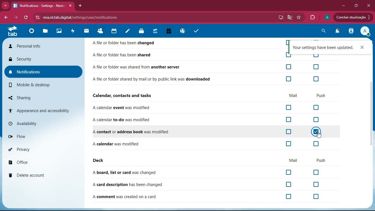 The width and height of the screenshot is (375, 211). Describe the element at coordinates (43, 109) in the screenshot. I see `appearance and accessibility` at that location.